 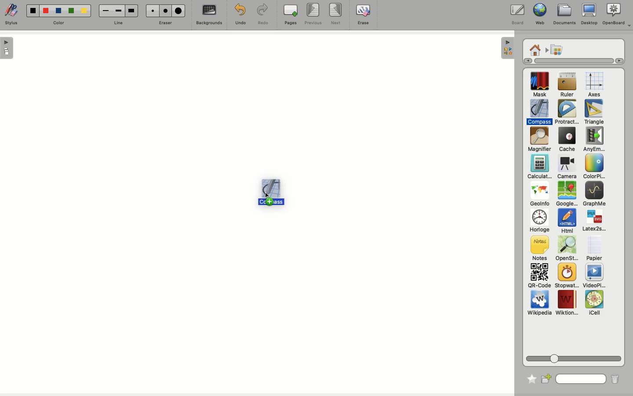 What do you see at coordinates (58, 22) in the screenshot?
I see `color` at bounding box center [58, 22].